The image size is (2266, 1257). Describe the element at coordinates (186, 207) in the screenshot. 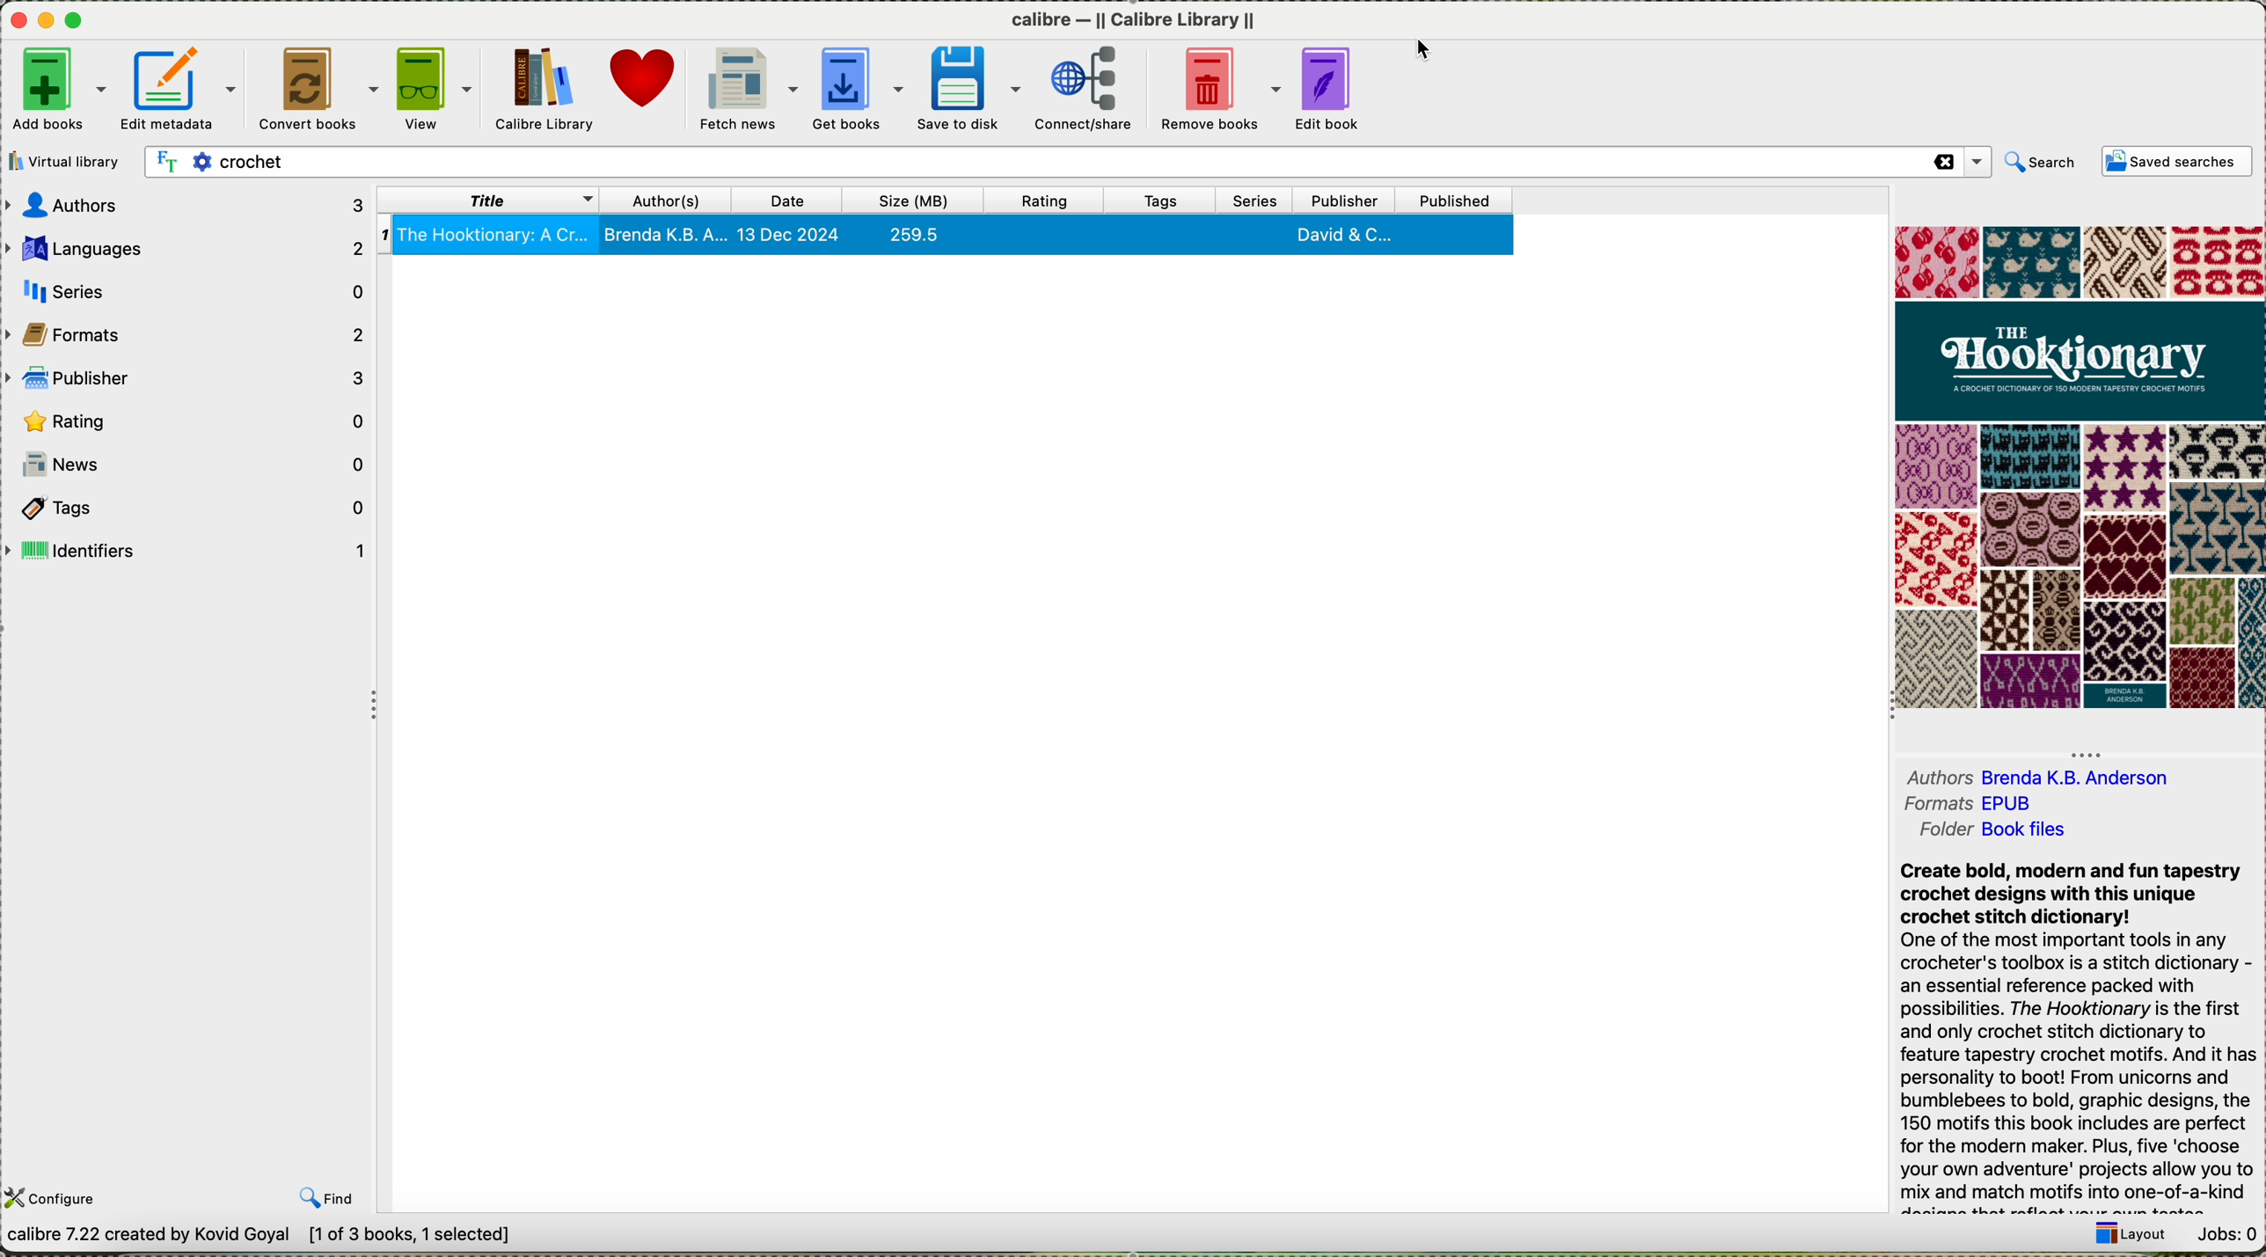

I see `authors` at that location.